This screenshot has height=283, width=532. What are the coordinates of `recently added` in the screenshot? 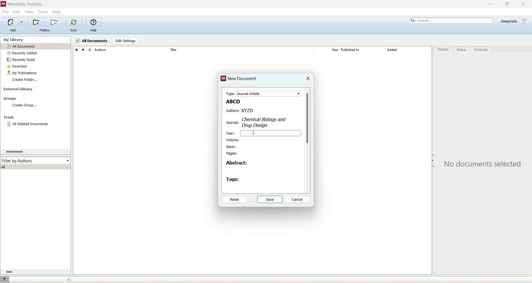 It's located at (22, 53).